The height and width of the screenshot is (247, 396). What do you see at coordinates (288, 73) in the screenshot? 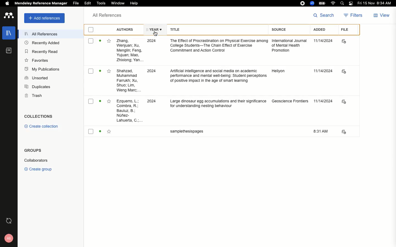
I see `source` at bounding box center [288, 73].